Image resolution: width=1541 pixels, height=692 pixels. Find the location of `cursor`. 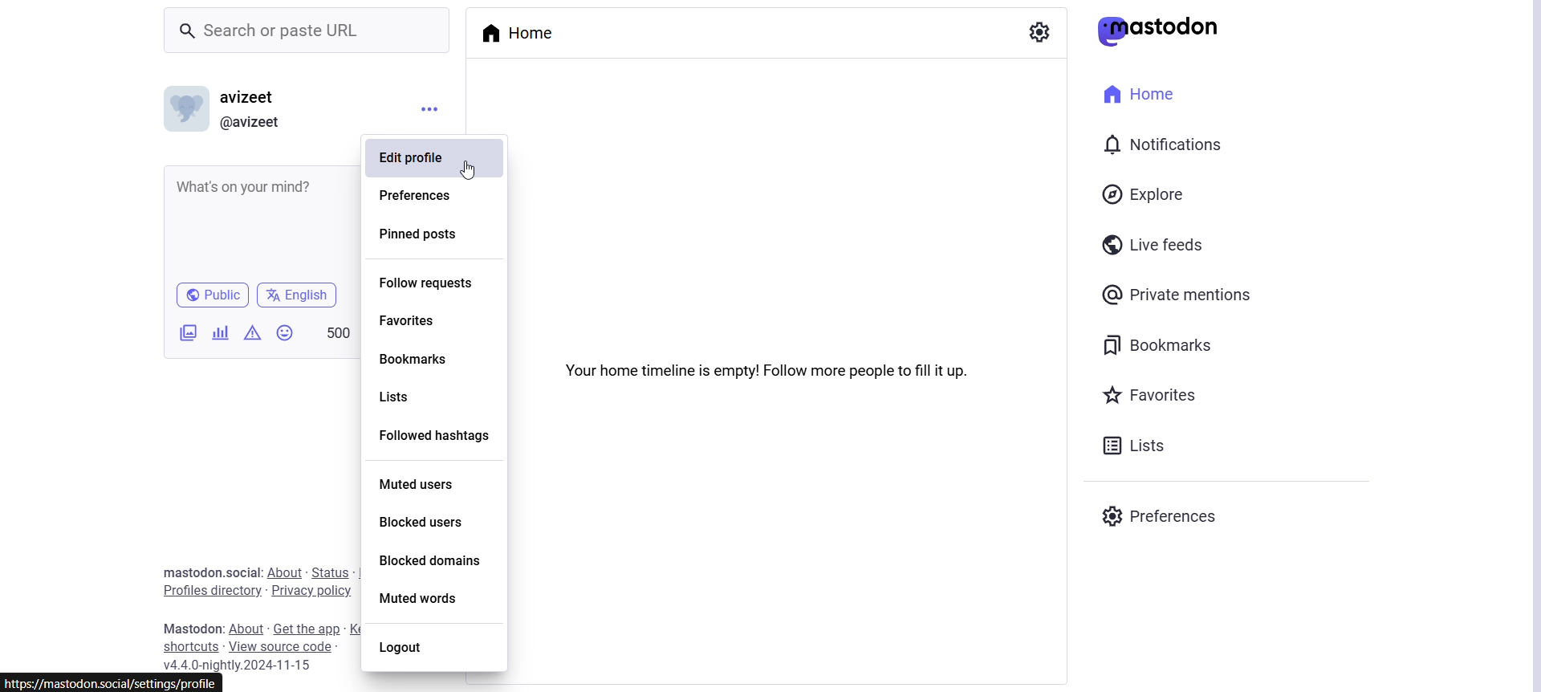

cursor is located at coordinates (470, 169).